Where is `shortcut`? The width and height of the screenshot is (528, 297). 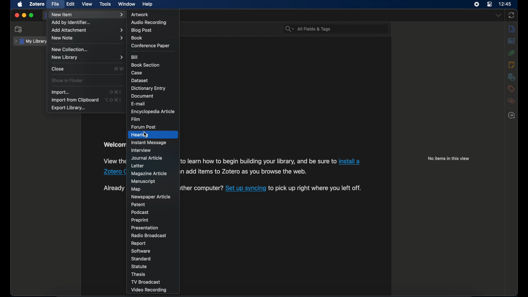
shortcut is located at coordinates (113, 100).